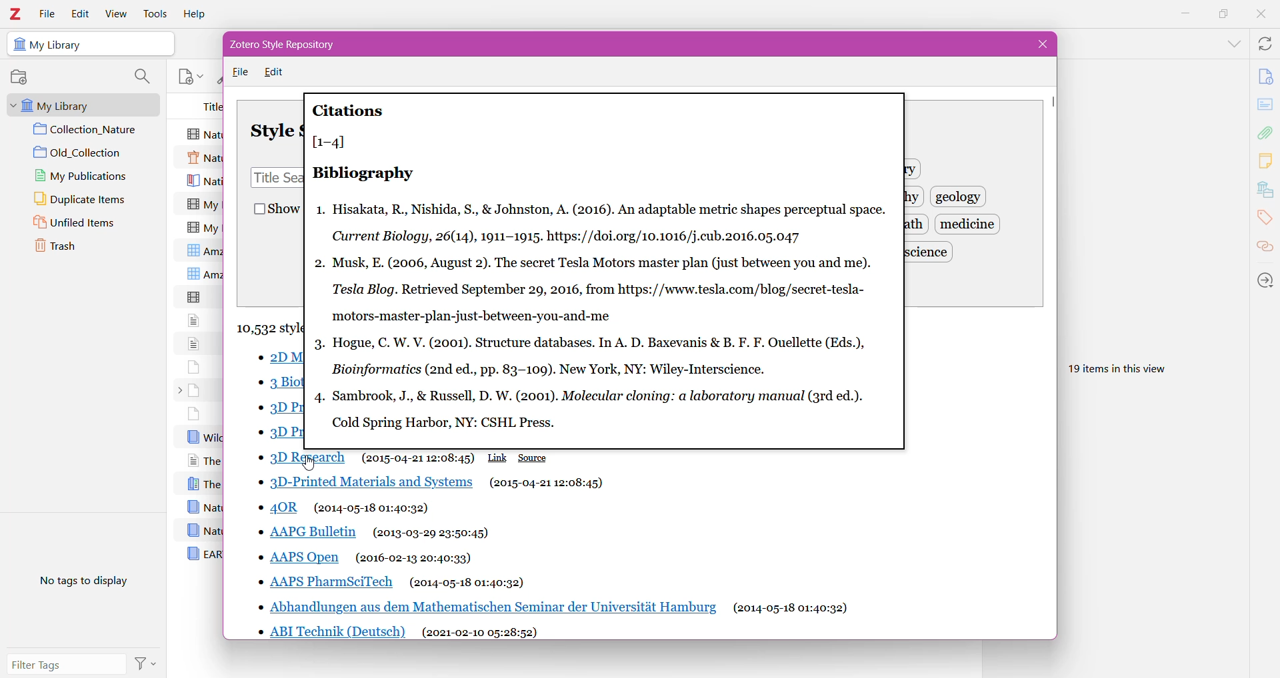 The width and height of the screenshot is (1280, 678). Describe the element at coordinates (195, 414) in the screenshot. I see `file without title` at that location.